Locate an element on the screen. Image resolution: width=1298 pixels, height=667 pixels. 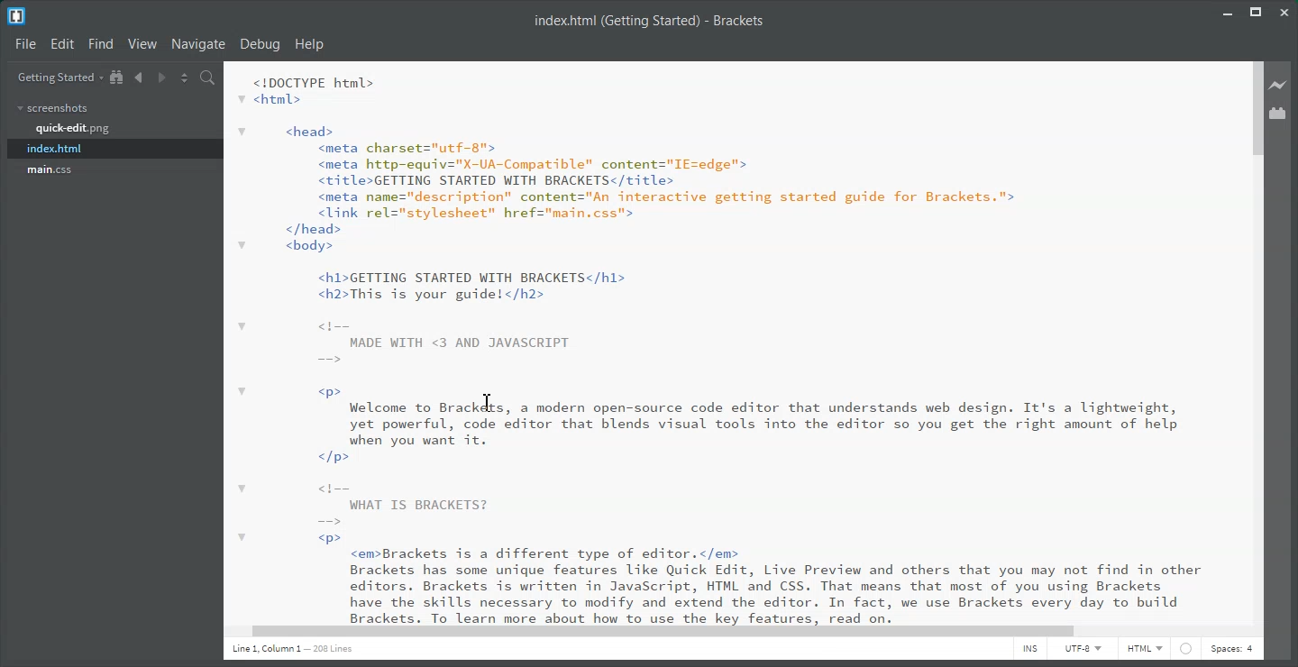
screenshots is located at coordinates (54, 108).